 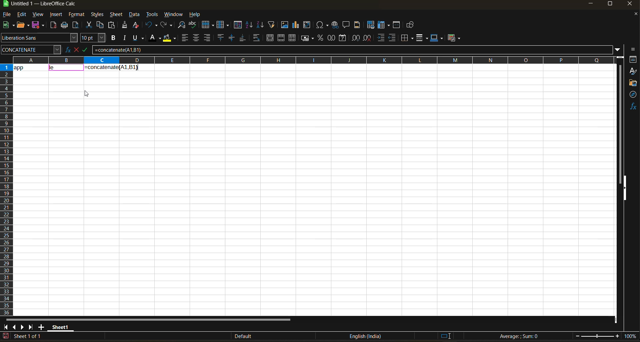 What do you see at coordinates (197, 15) in the screenshot?
I see `help` at bounding box center [197, 15].